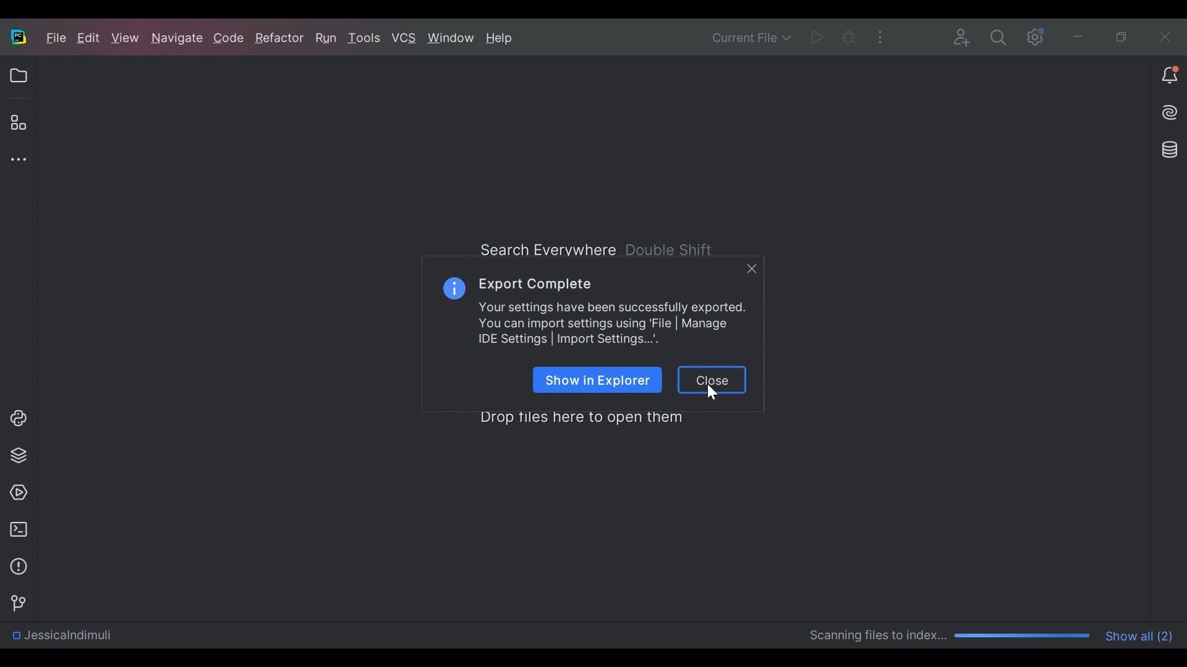 This screenshot has width=1187, height=667. Describe the element at coordinates (1171, 112) in the screenshot. I see `AI Assistant` at that location.